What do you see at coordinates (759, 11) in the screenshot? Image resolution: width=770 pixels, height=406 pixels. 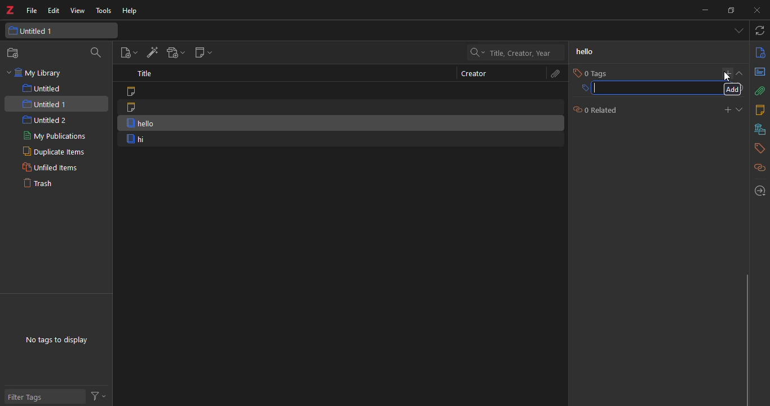 I see `close` at bounding box center [759, 11].